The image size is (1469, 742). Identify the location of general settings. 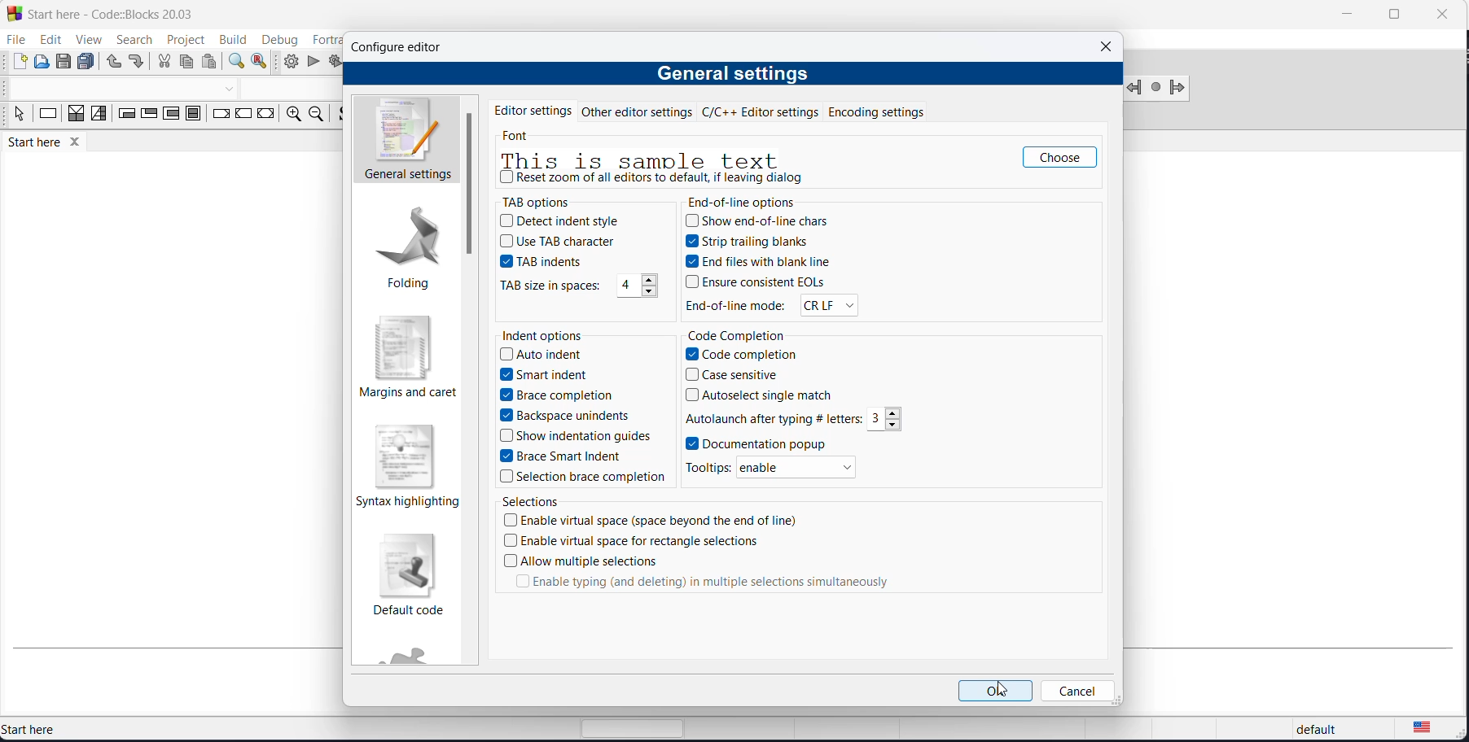
(731, 75).